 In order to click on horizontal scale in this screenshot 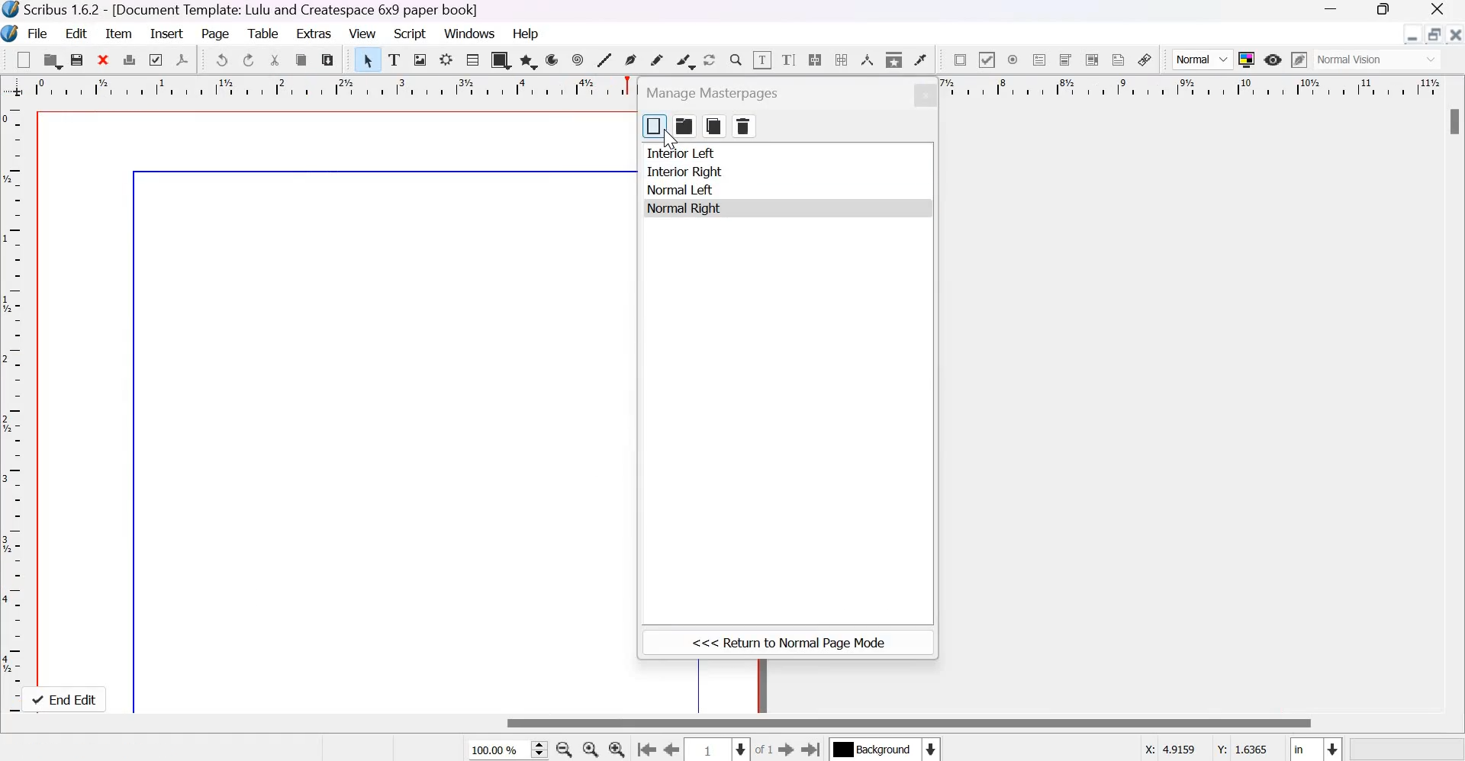, I will do `click(1192, 88)`.